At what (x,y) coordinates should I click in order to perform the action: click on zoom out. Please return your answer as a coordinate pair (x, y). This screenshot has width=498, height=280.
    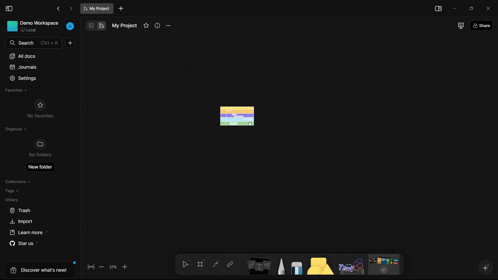
    Looking at the image, I should click on (102, 268).